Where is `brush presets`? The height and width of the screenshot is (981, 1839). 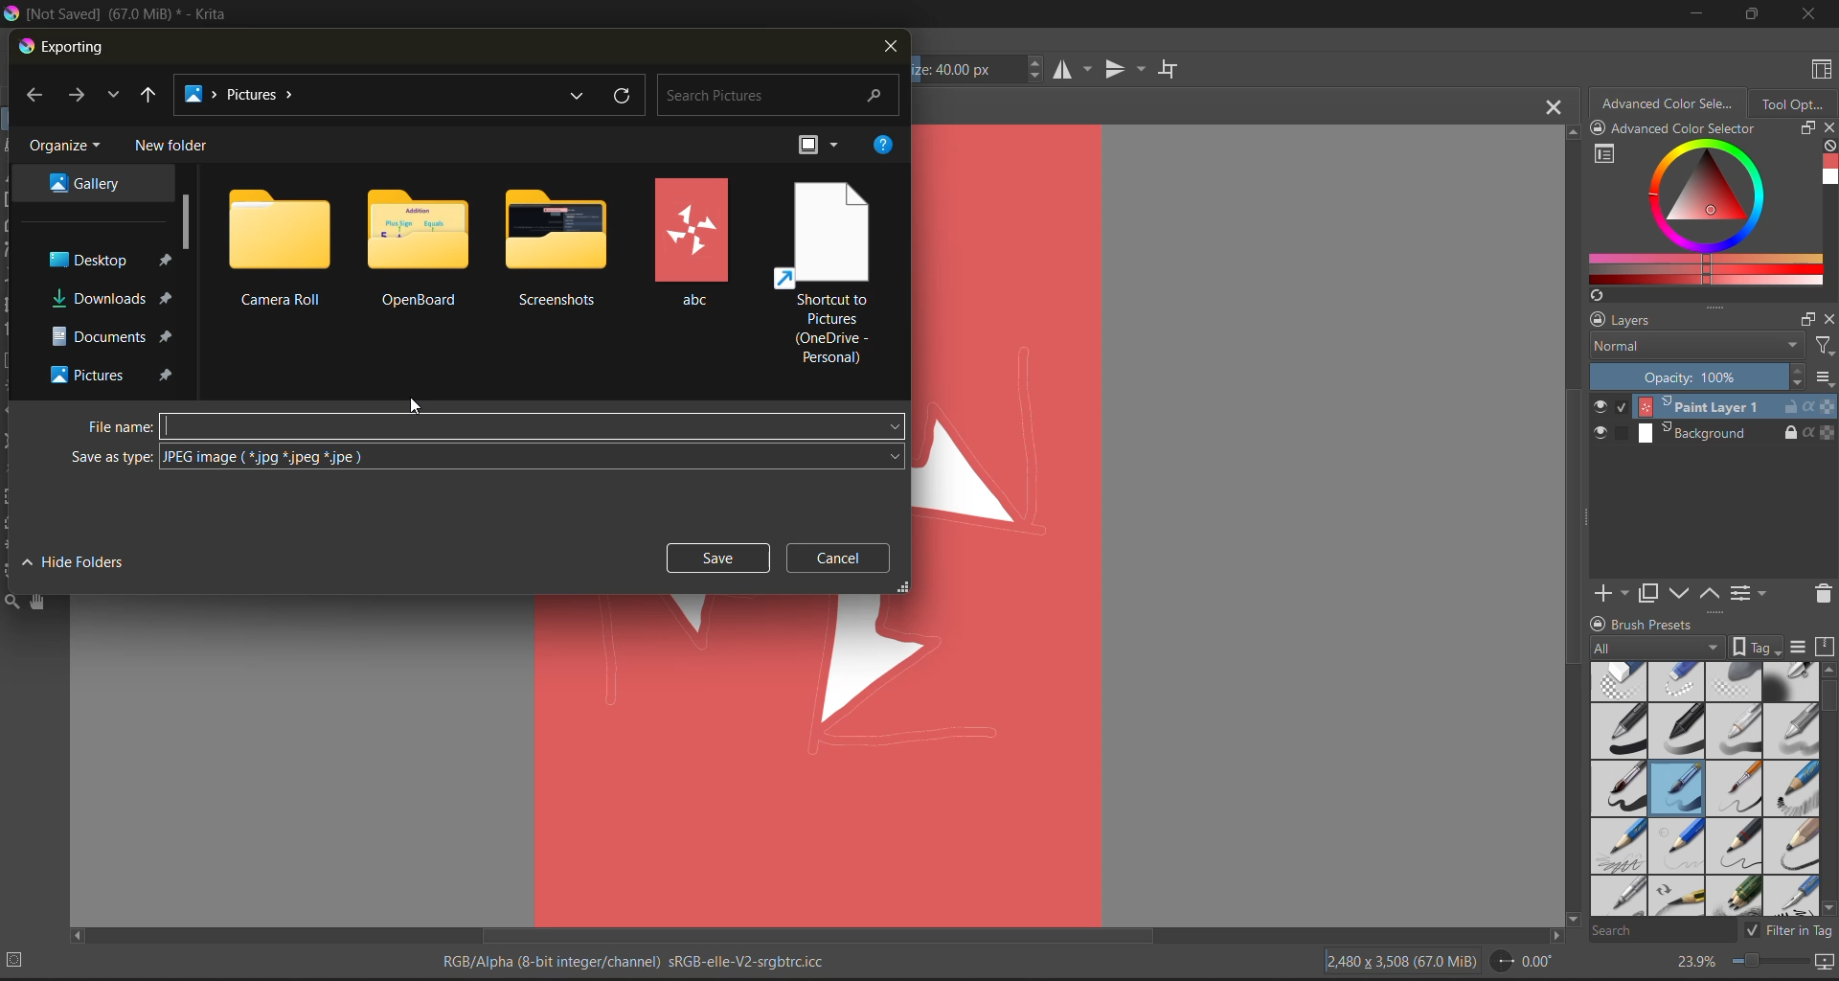
brush presets is located at coordinates (1707, 790).